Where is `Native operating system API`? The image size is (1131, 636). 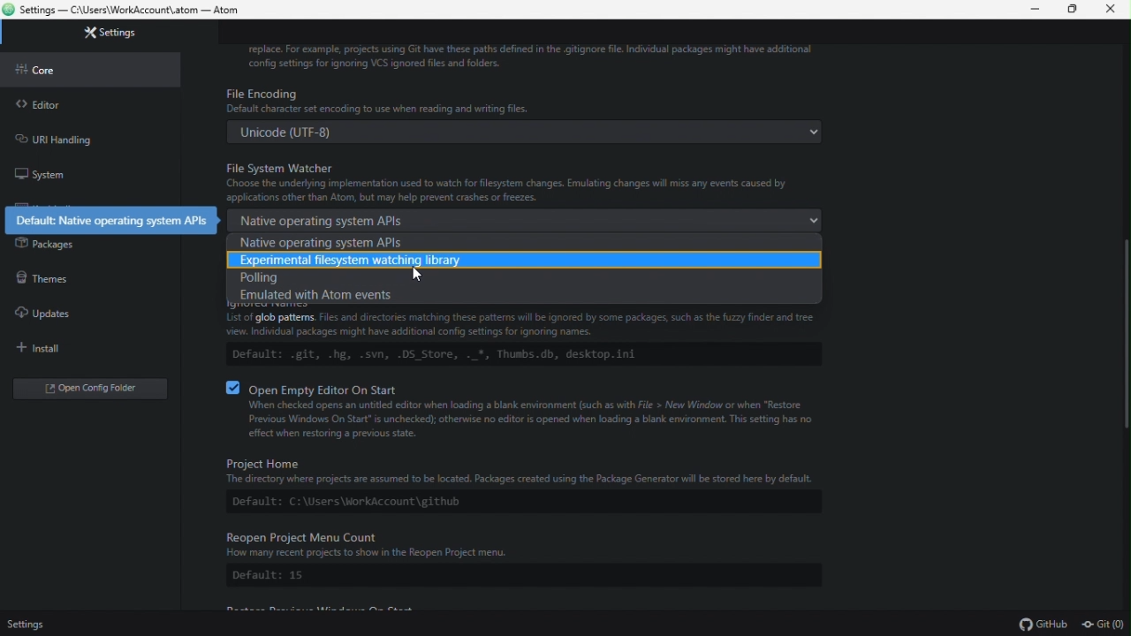
Native operating system API is located at coordinates (519, 242).